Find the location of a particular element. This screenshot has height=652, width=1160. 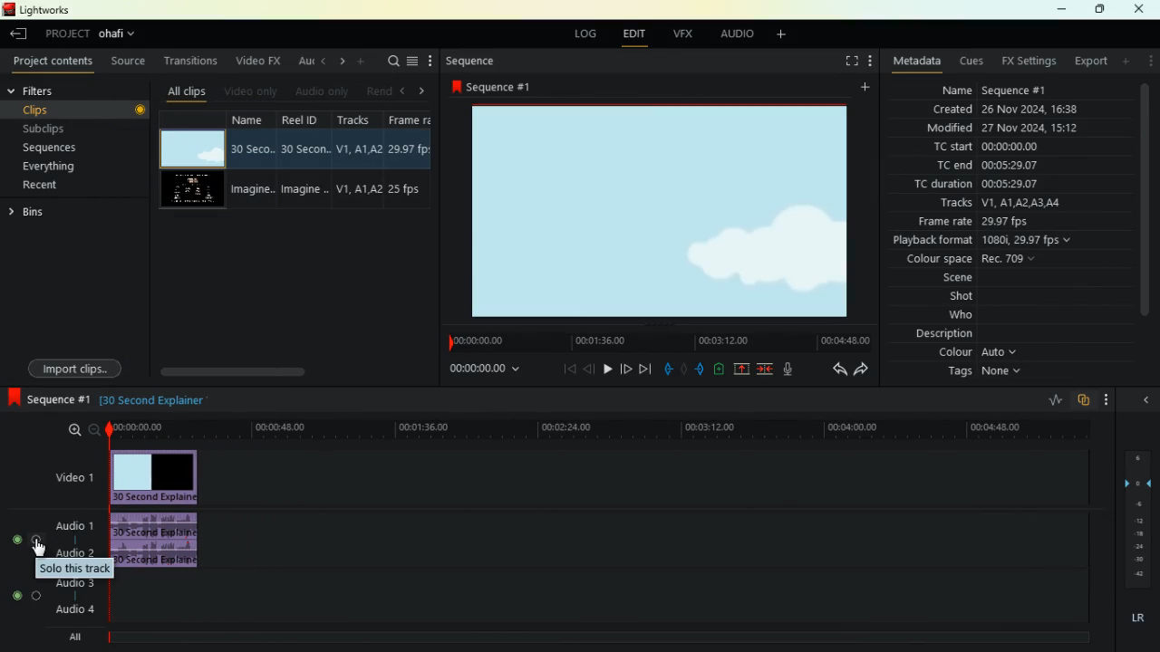

layers is located at coordinates (1143, 519).